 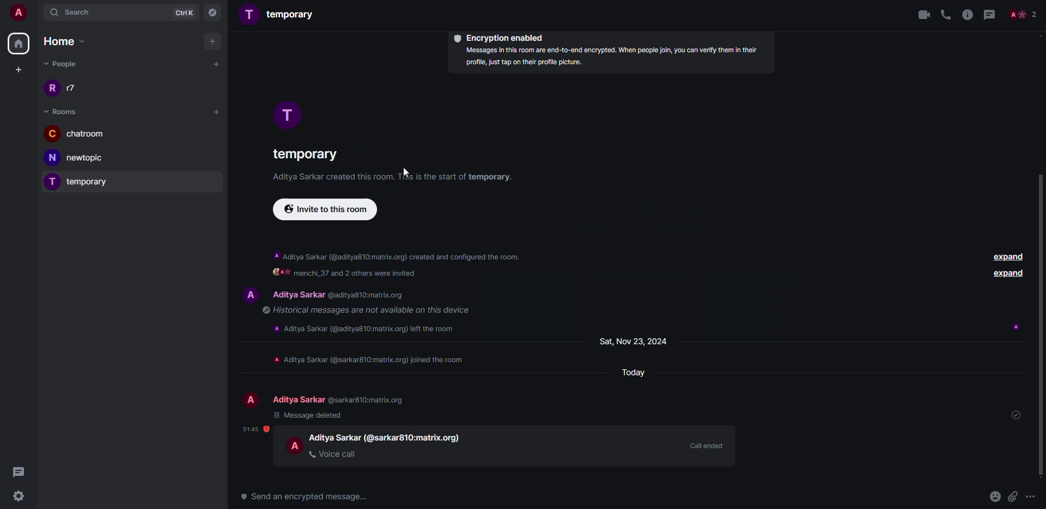 What do you see at coordinates (63, 40) in the screenshot?
I see `home` at bounding box center [63, 40].